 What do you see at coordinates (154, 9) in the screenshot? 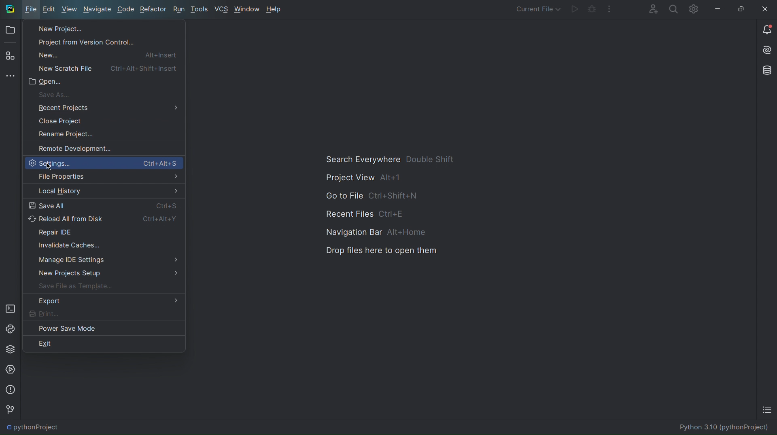
I see `Refactor` at bounding box center [154, 9].